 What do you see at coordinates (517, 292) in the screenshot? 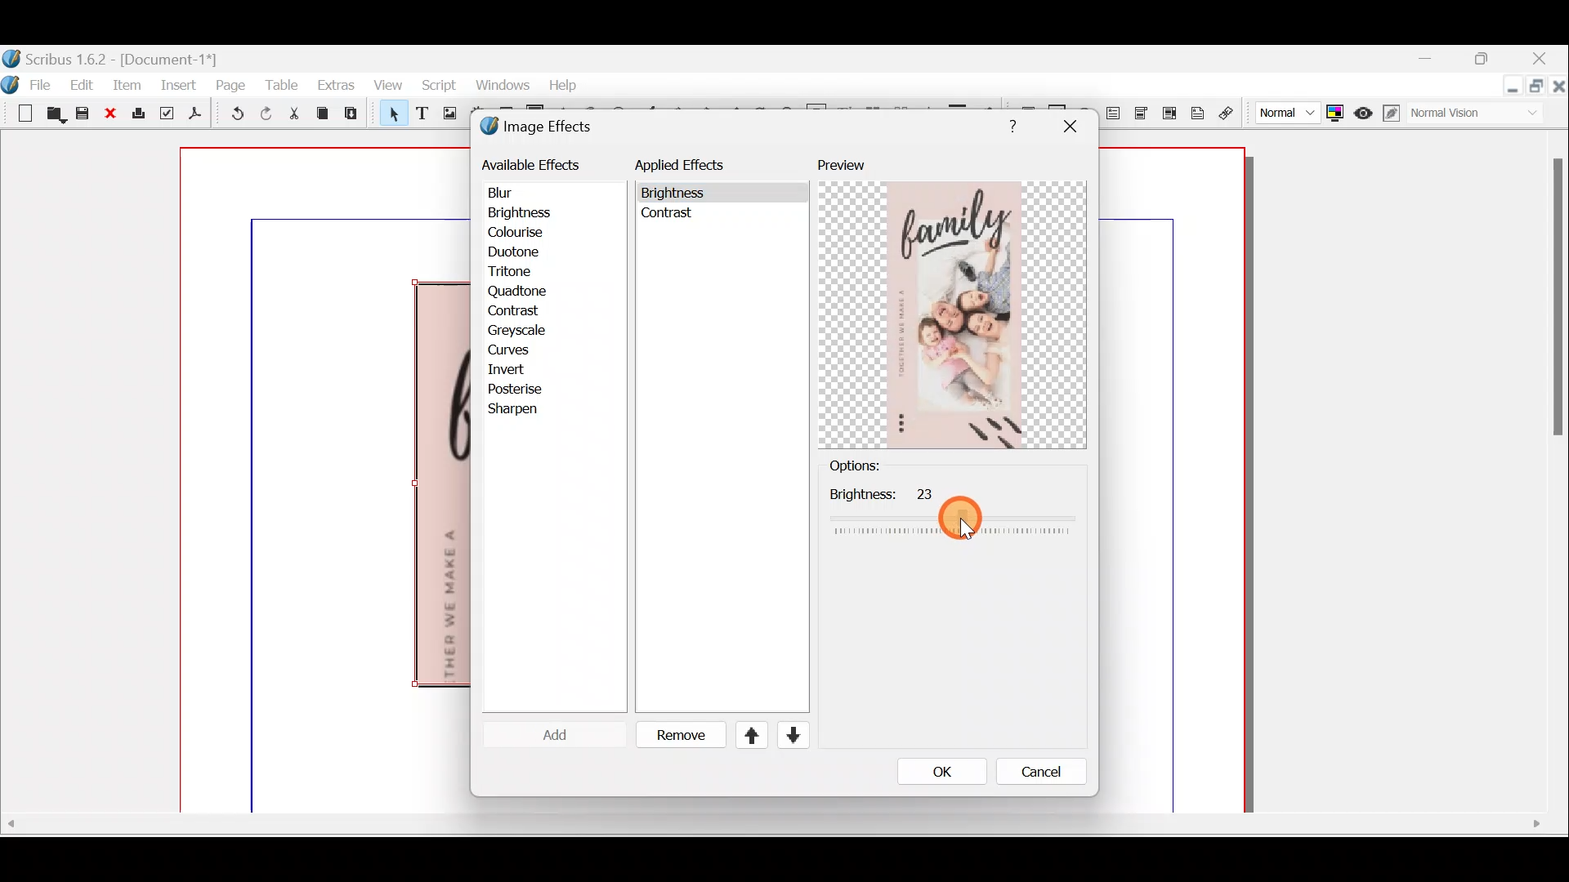
I see `Quatone` at bounding box center [517, 292].